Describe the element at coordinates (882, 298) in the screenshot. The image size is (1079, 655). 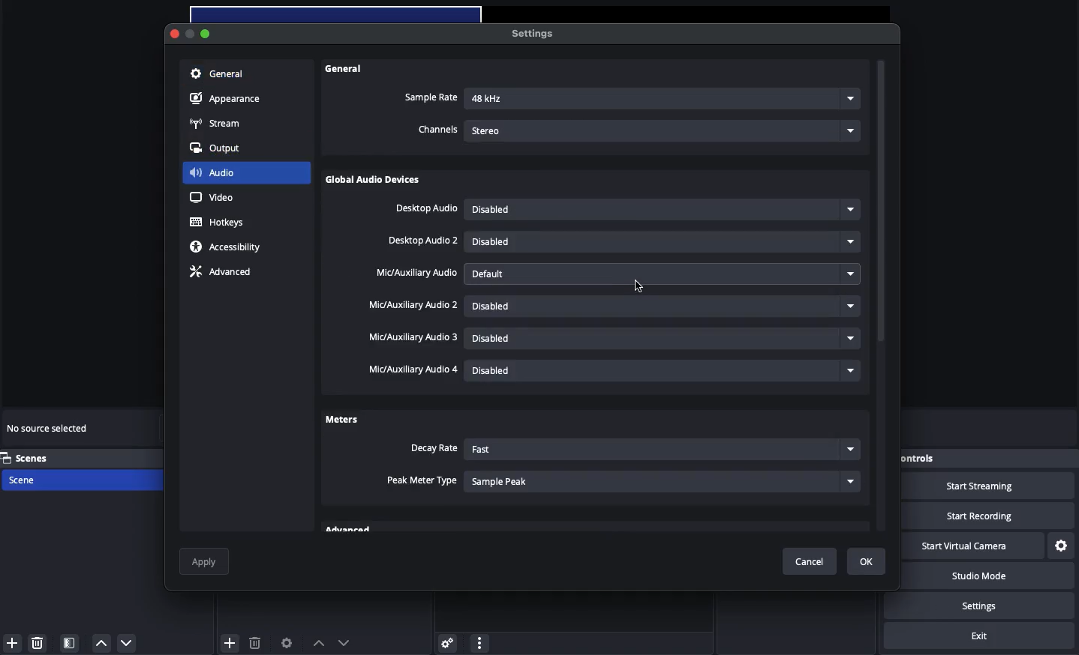
I see `Scroll` at that location.